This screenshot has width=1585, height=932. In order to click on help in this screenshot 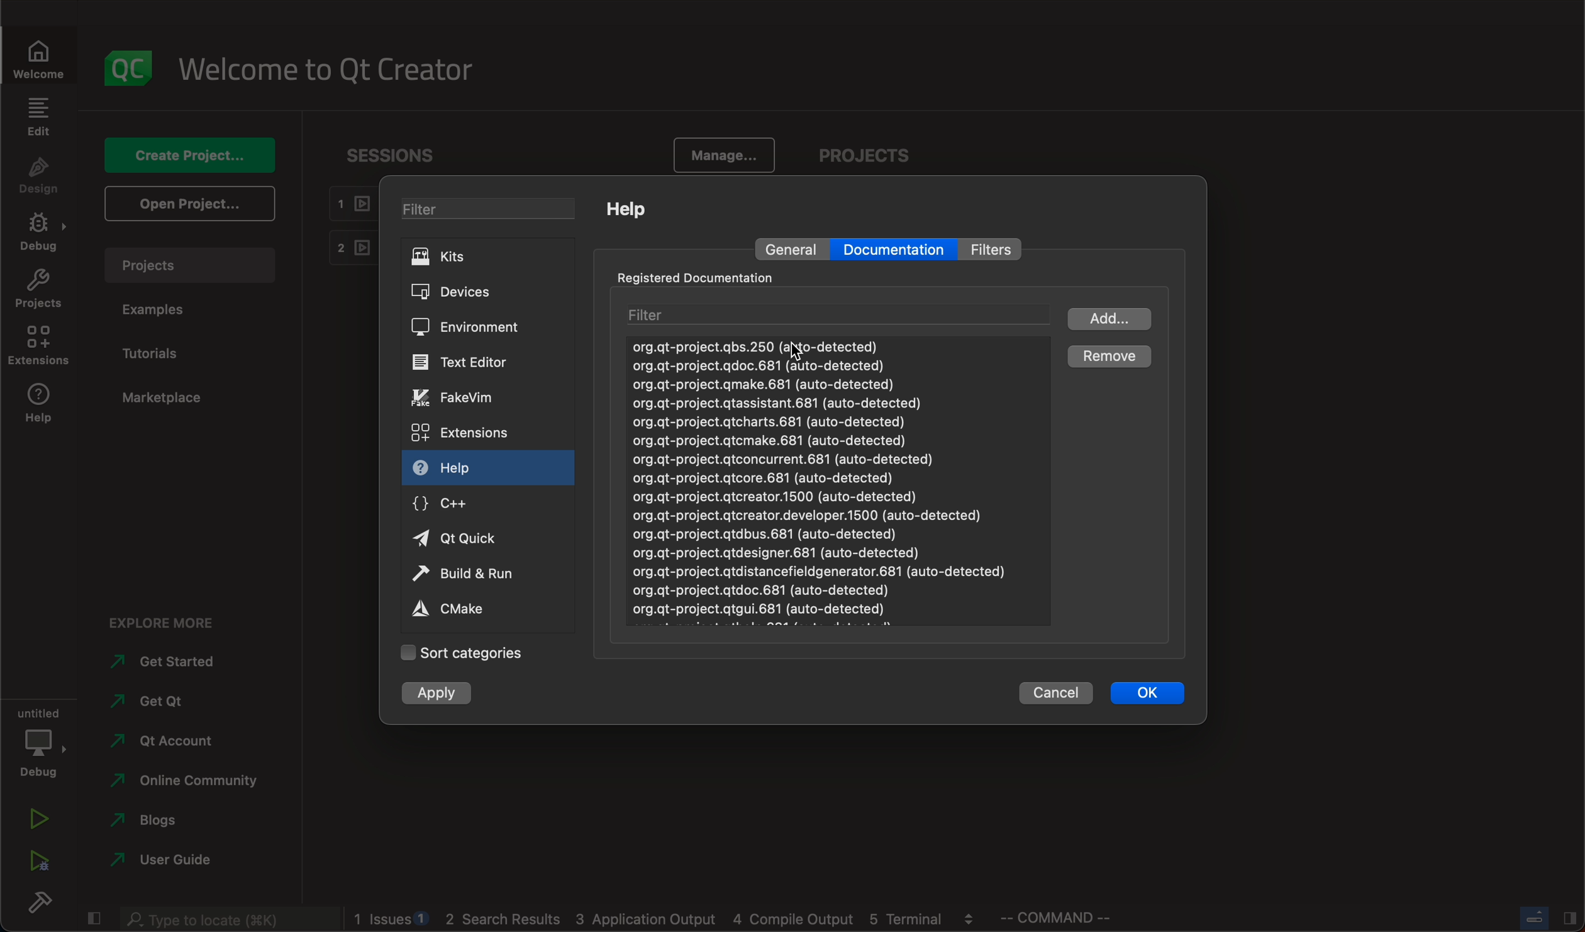, I will do `click(628, 211)`.